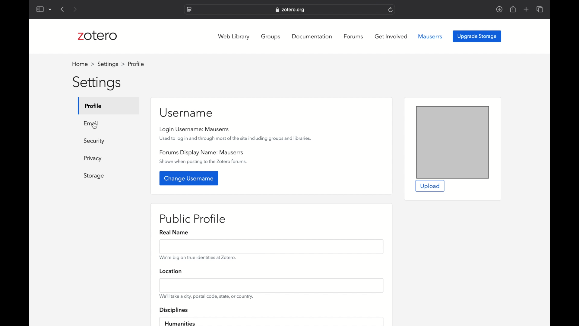 The width and height of the screenshot is (579, 326). What do you see at coordinates (201, 152) in the screenshot?
I see `forums display name: mauserrs` at bounding box center [201, 152].